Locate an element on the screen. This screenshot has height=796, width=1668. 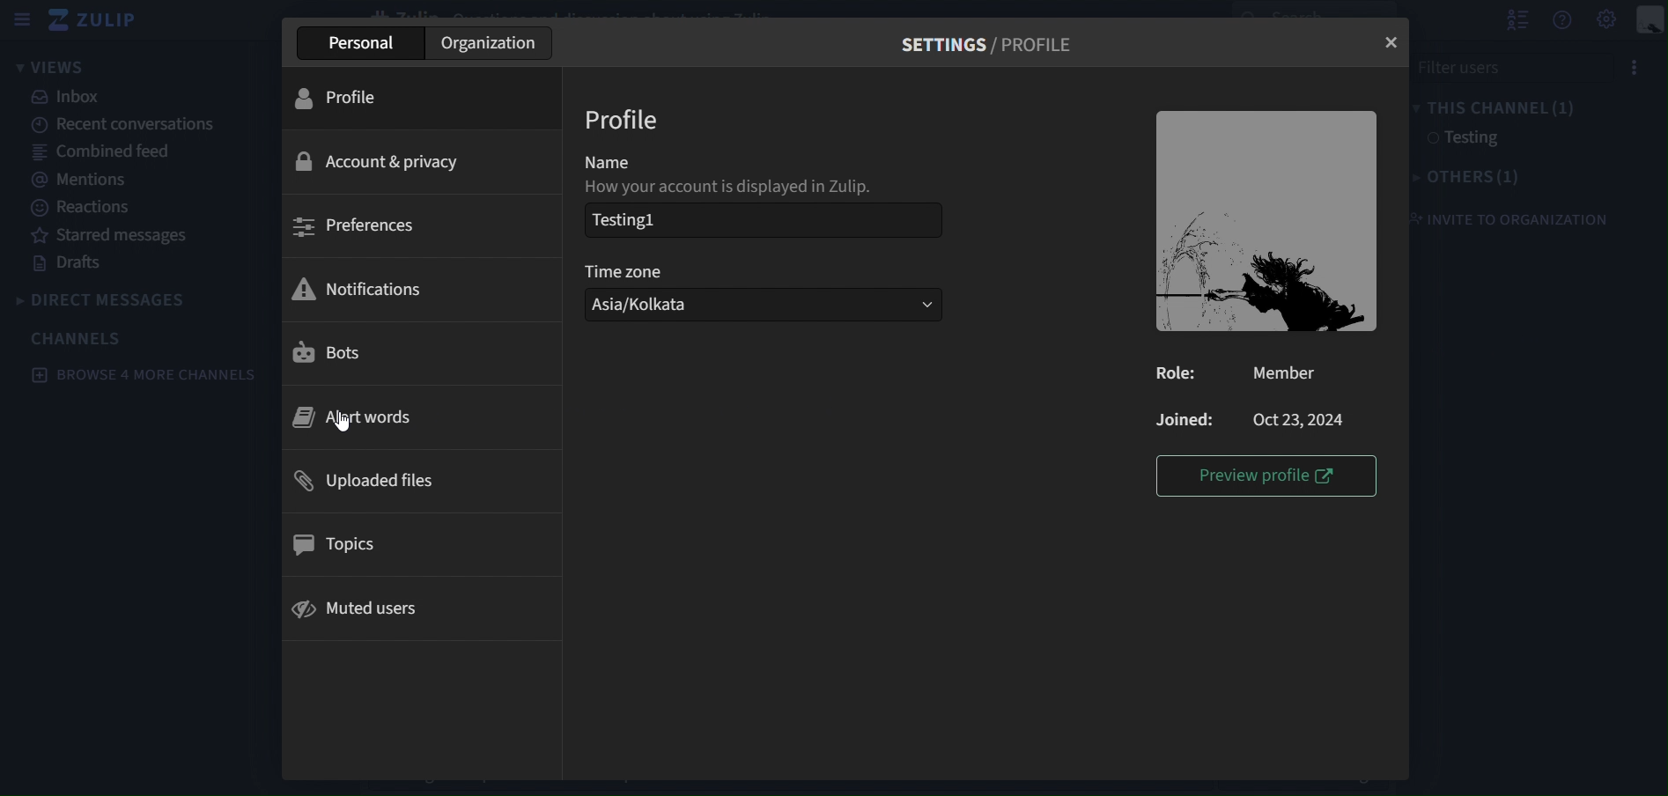
filter users is located at coordinates (1508, 67).